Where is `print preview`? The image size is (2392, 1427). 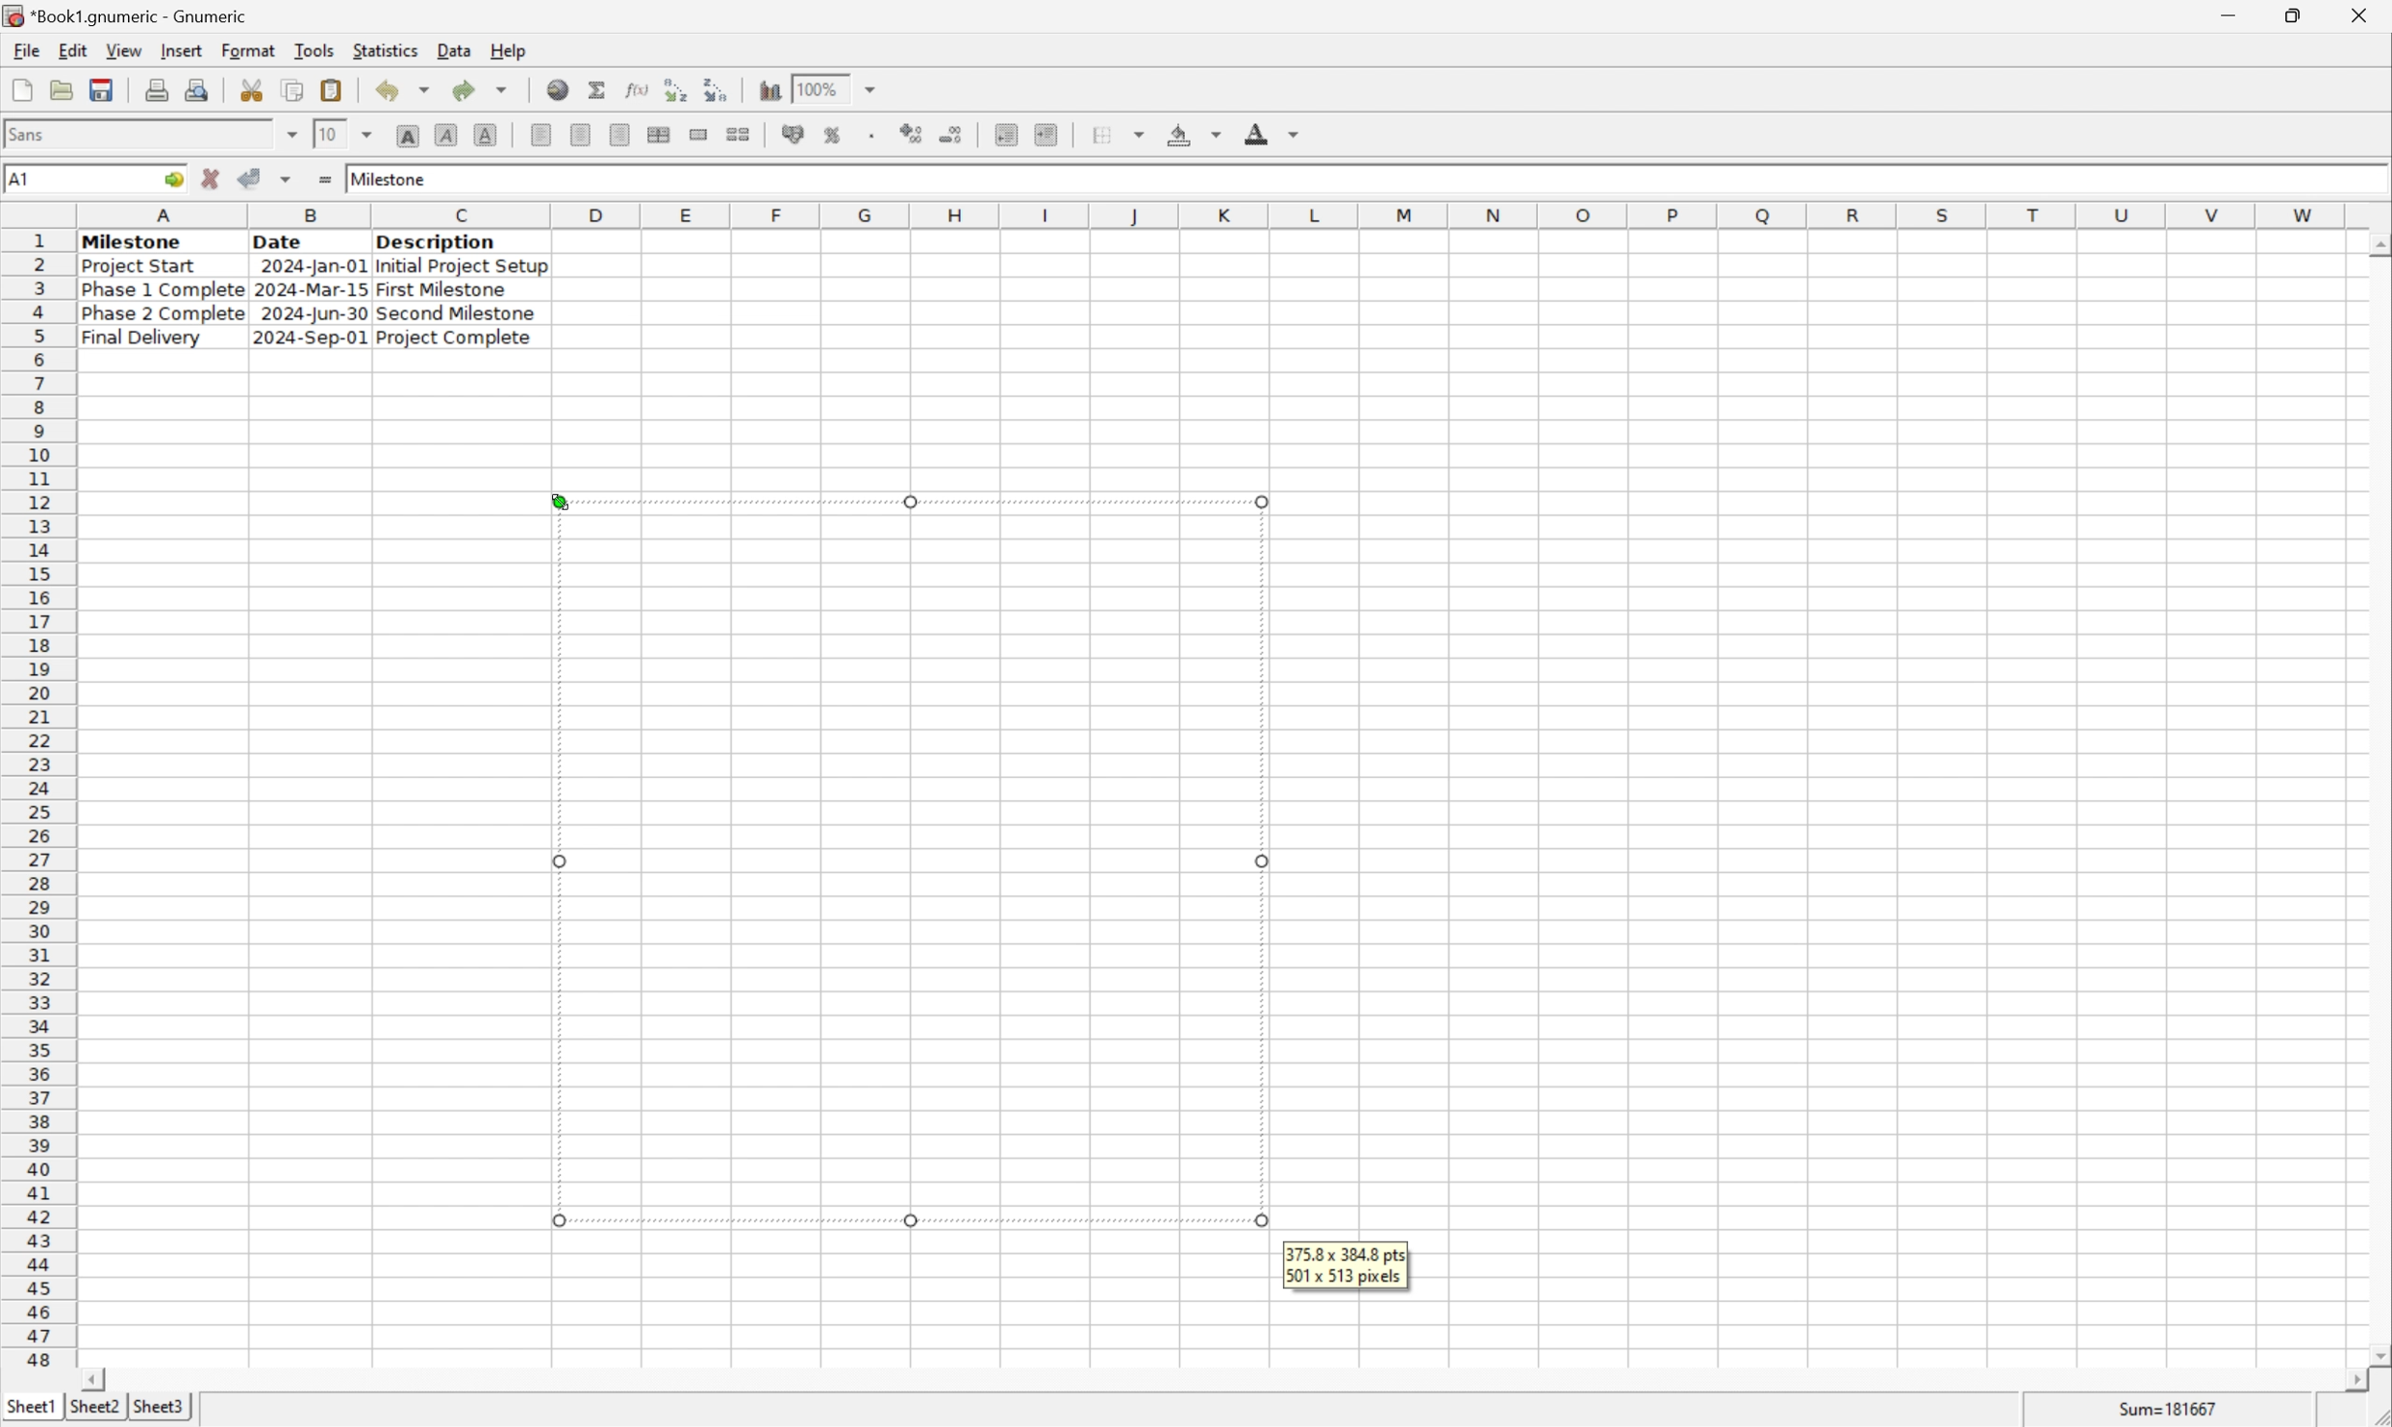 print preview is located at coordinates (157, 88).